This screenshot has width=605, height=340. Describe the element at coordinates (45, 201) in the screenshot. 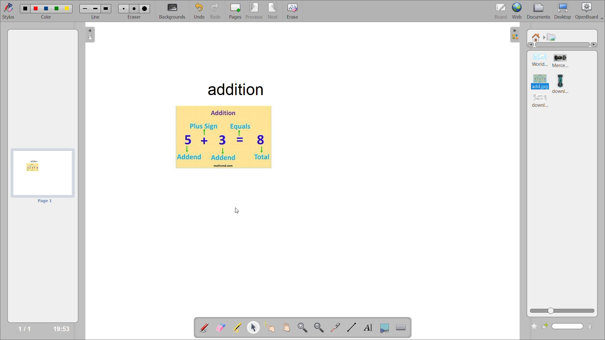

I see `page 1` at that location.